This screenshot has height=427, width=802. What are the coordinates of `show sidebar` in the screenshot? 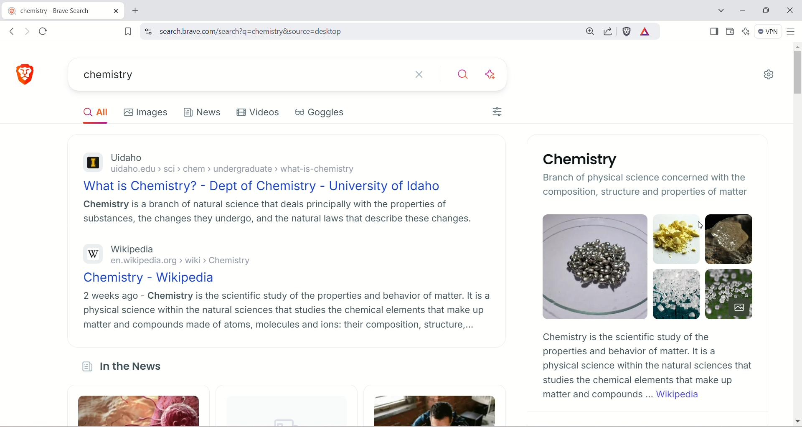 It's located at (713, 31).